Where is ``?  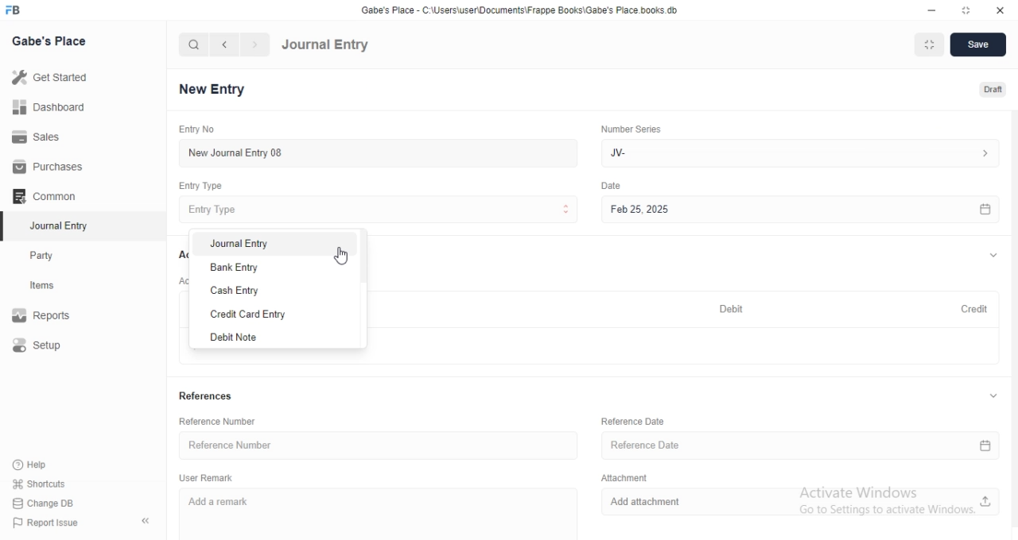  is located at coordinates (611, 186).